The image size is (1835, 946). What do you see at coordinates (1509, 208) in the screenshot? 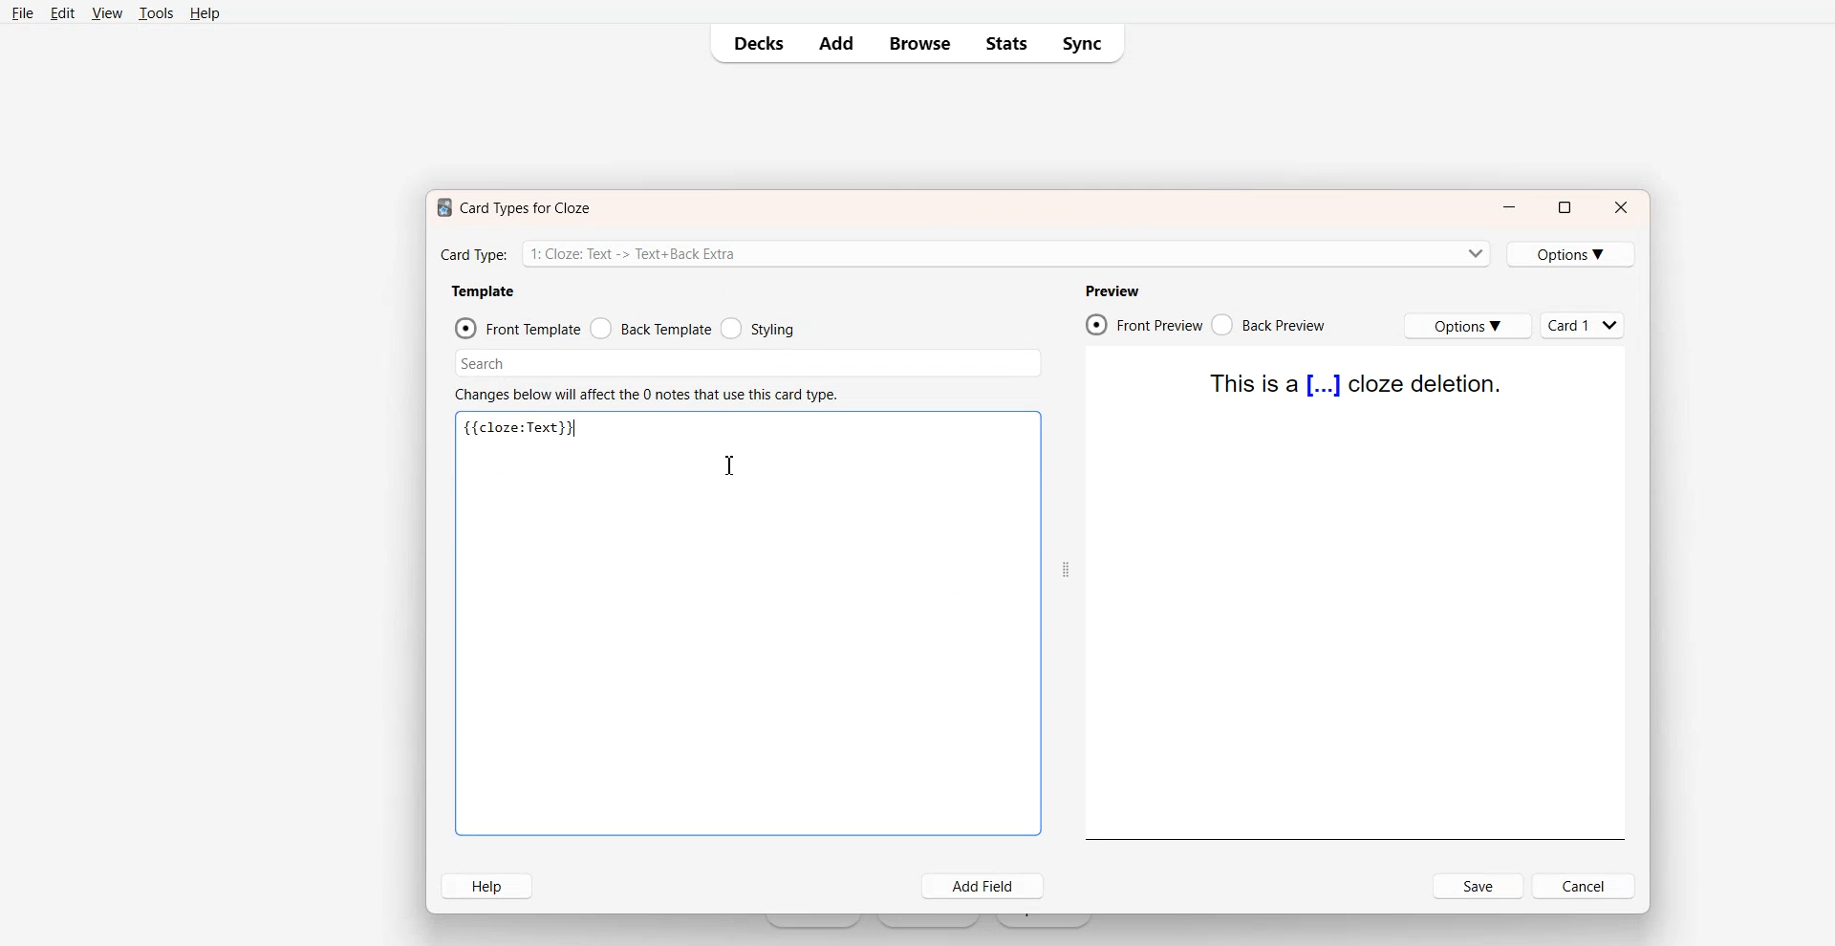
I see `Minimize` at bounding box center [1509, 208].